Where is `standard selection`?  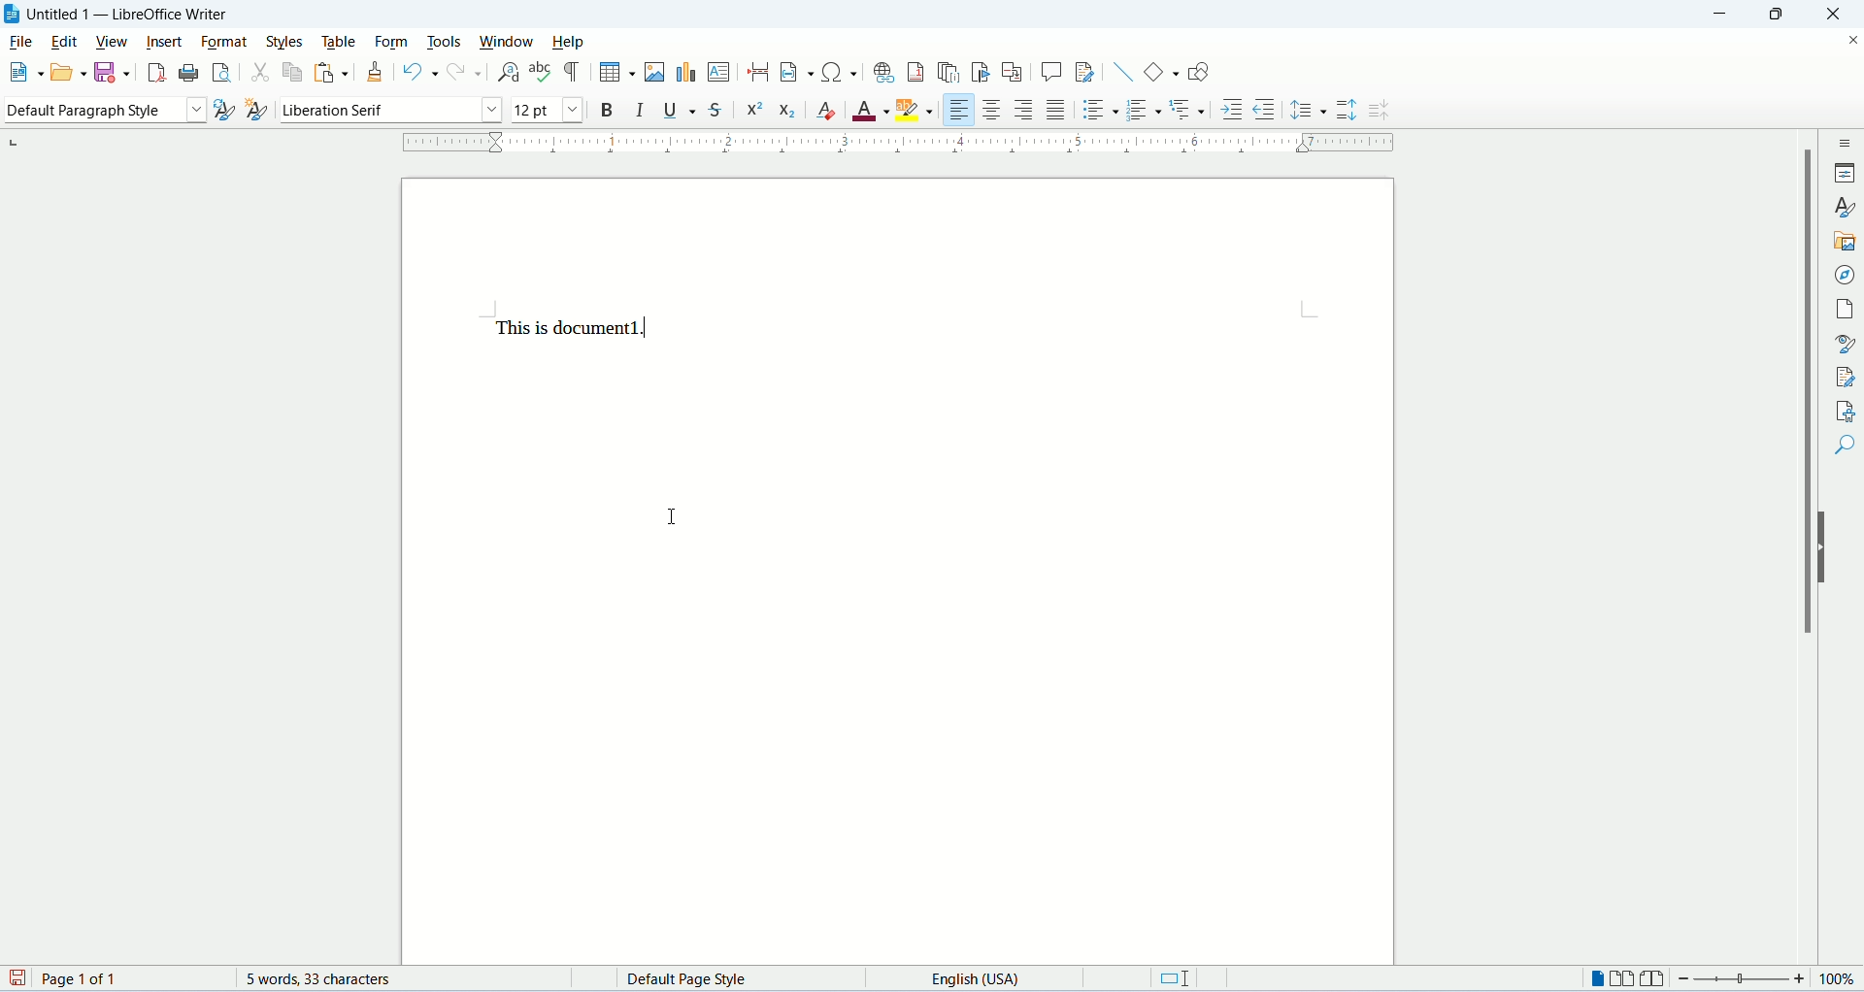 standard selection is located at coordinates (1180, 977).